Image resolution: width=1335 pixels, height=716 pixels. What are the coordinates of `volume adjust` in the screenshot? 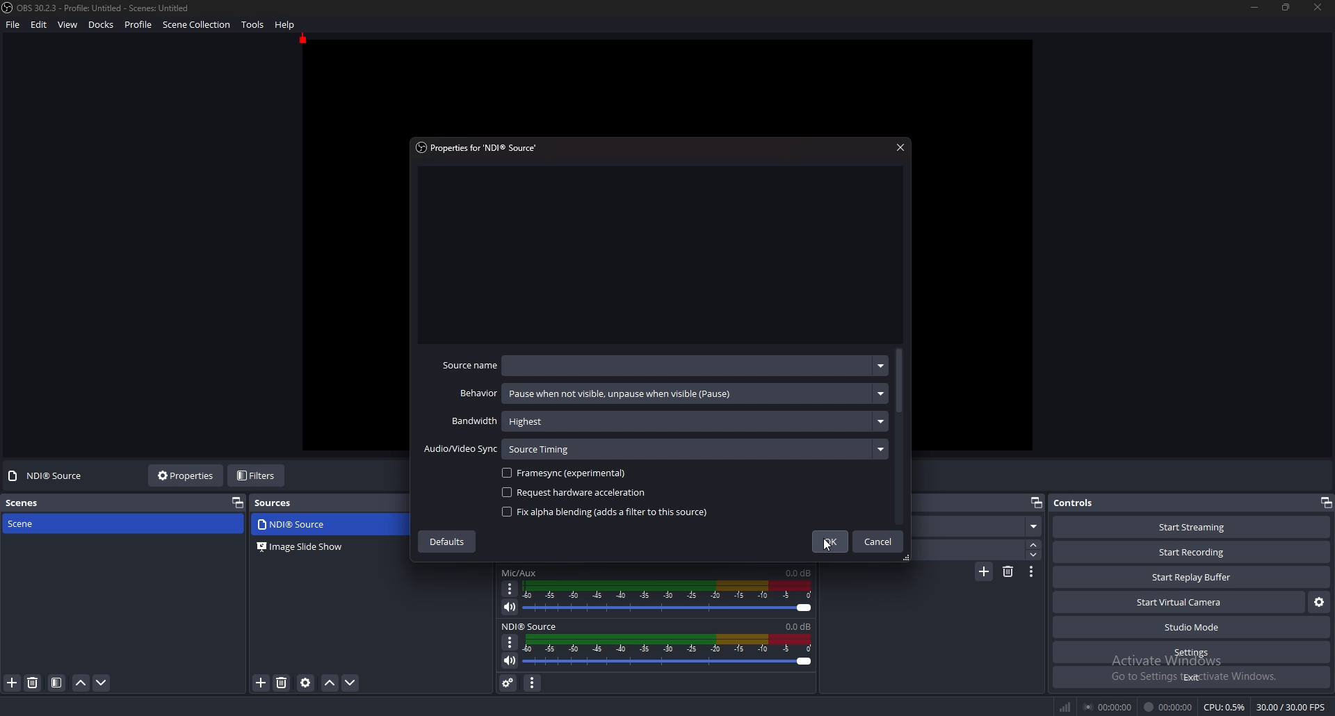 It's located at (668, 599).